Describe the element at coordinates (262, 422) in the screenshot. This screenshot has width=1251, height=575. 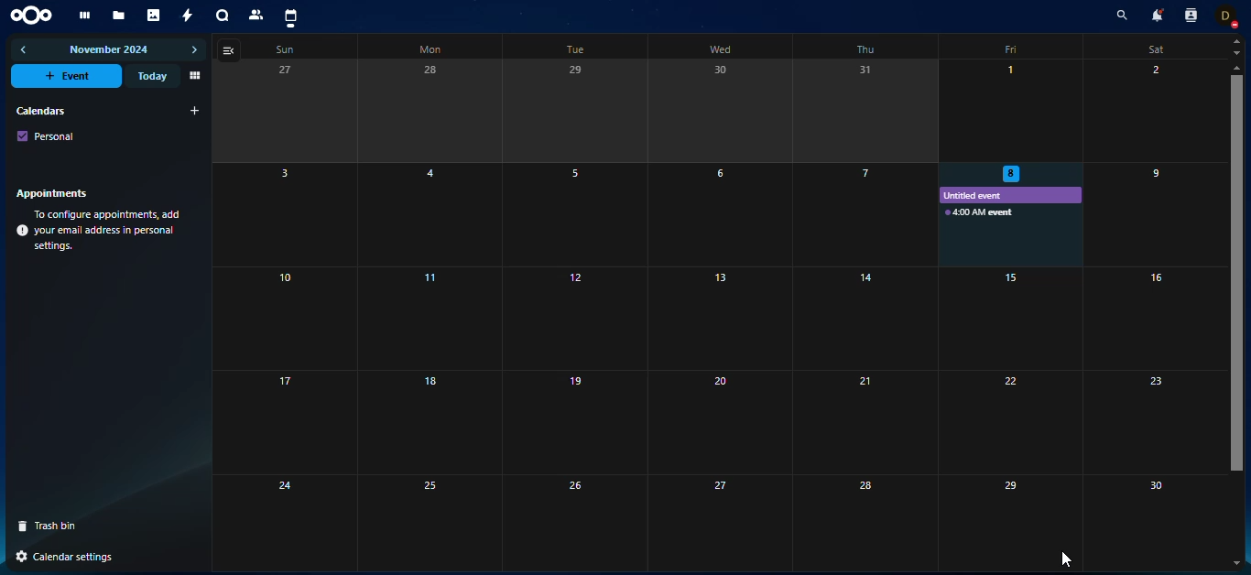
I see `17` at that location.